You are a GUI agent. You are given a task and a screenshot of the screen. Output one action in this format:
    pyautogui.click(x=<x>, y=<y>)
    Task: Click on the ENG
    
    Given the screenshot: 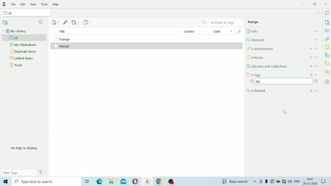 What is the action you would take?
    pyautogui.click(x=298, y=181)
    